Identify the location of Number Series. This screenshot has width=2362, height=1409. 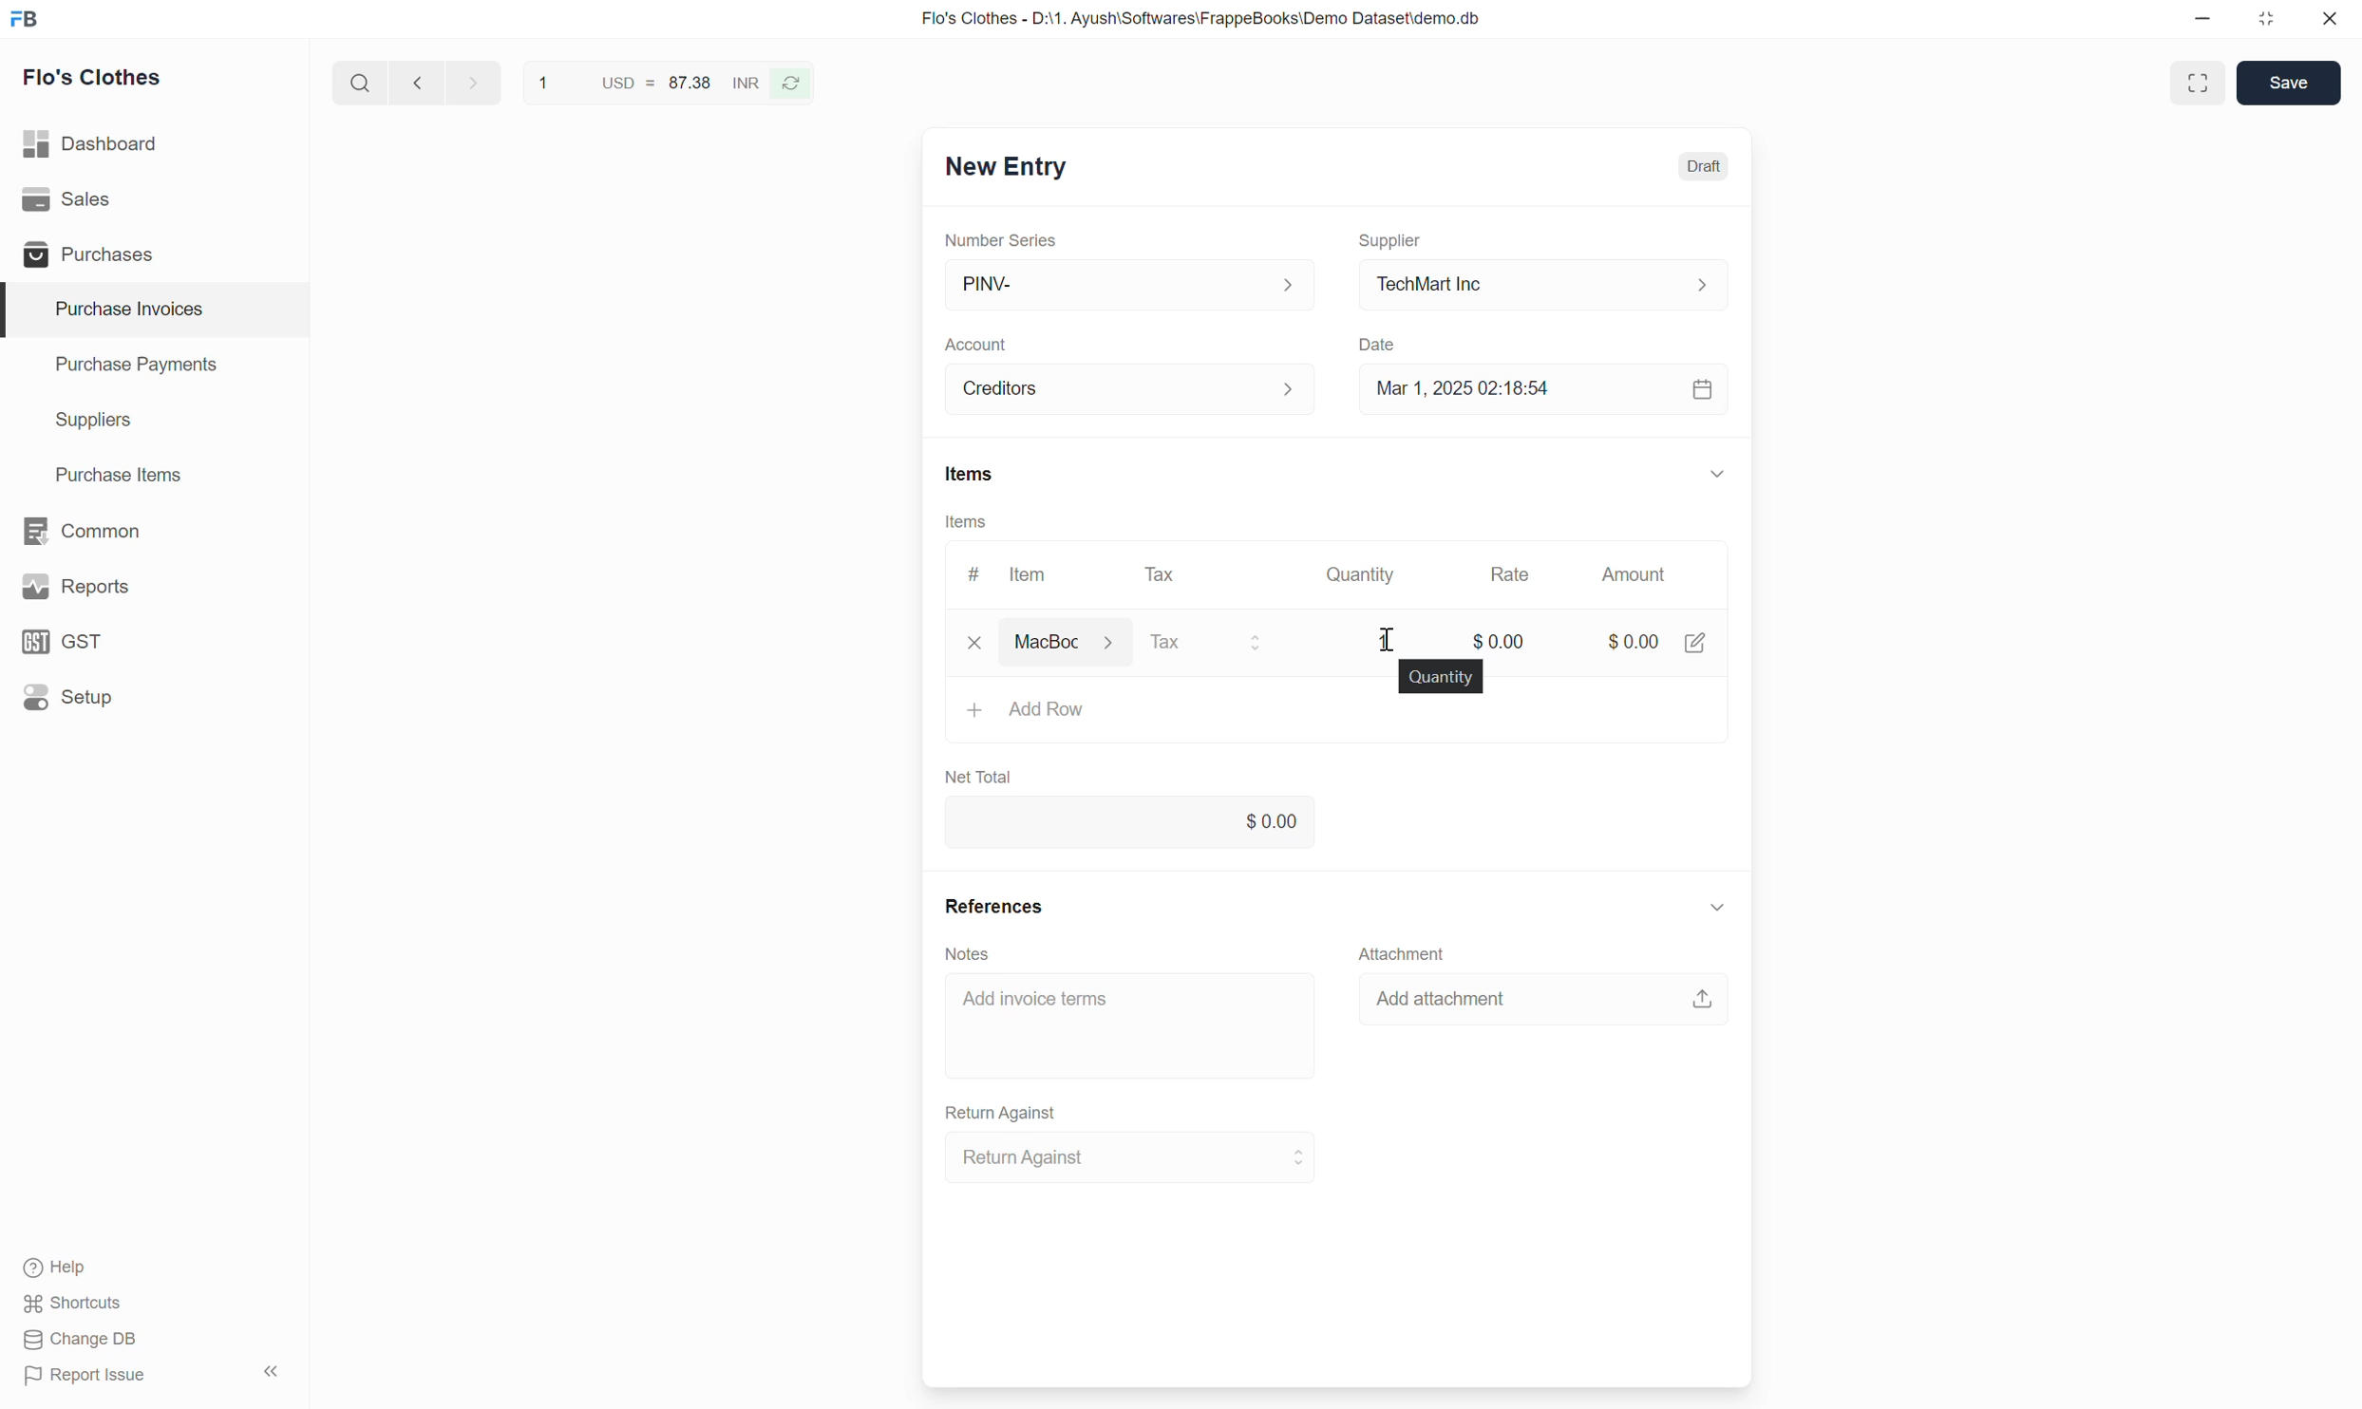
(1001, 240).